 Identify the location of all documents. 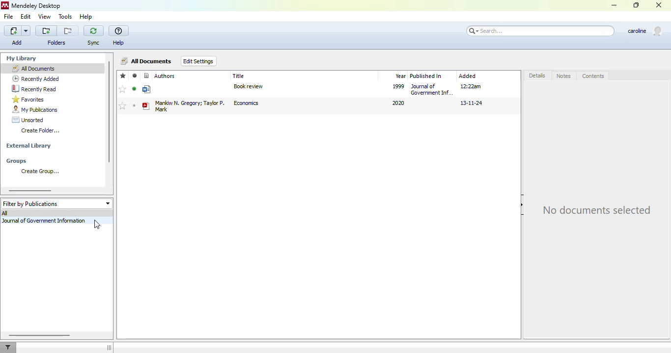
(147, 61).